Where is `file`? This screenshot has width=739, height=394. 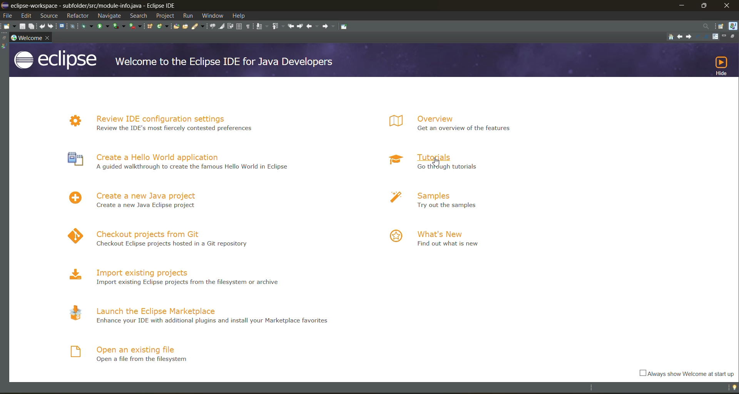
file is located at coordinates (7, 16).